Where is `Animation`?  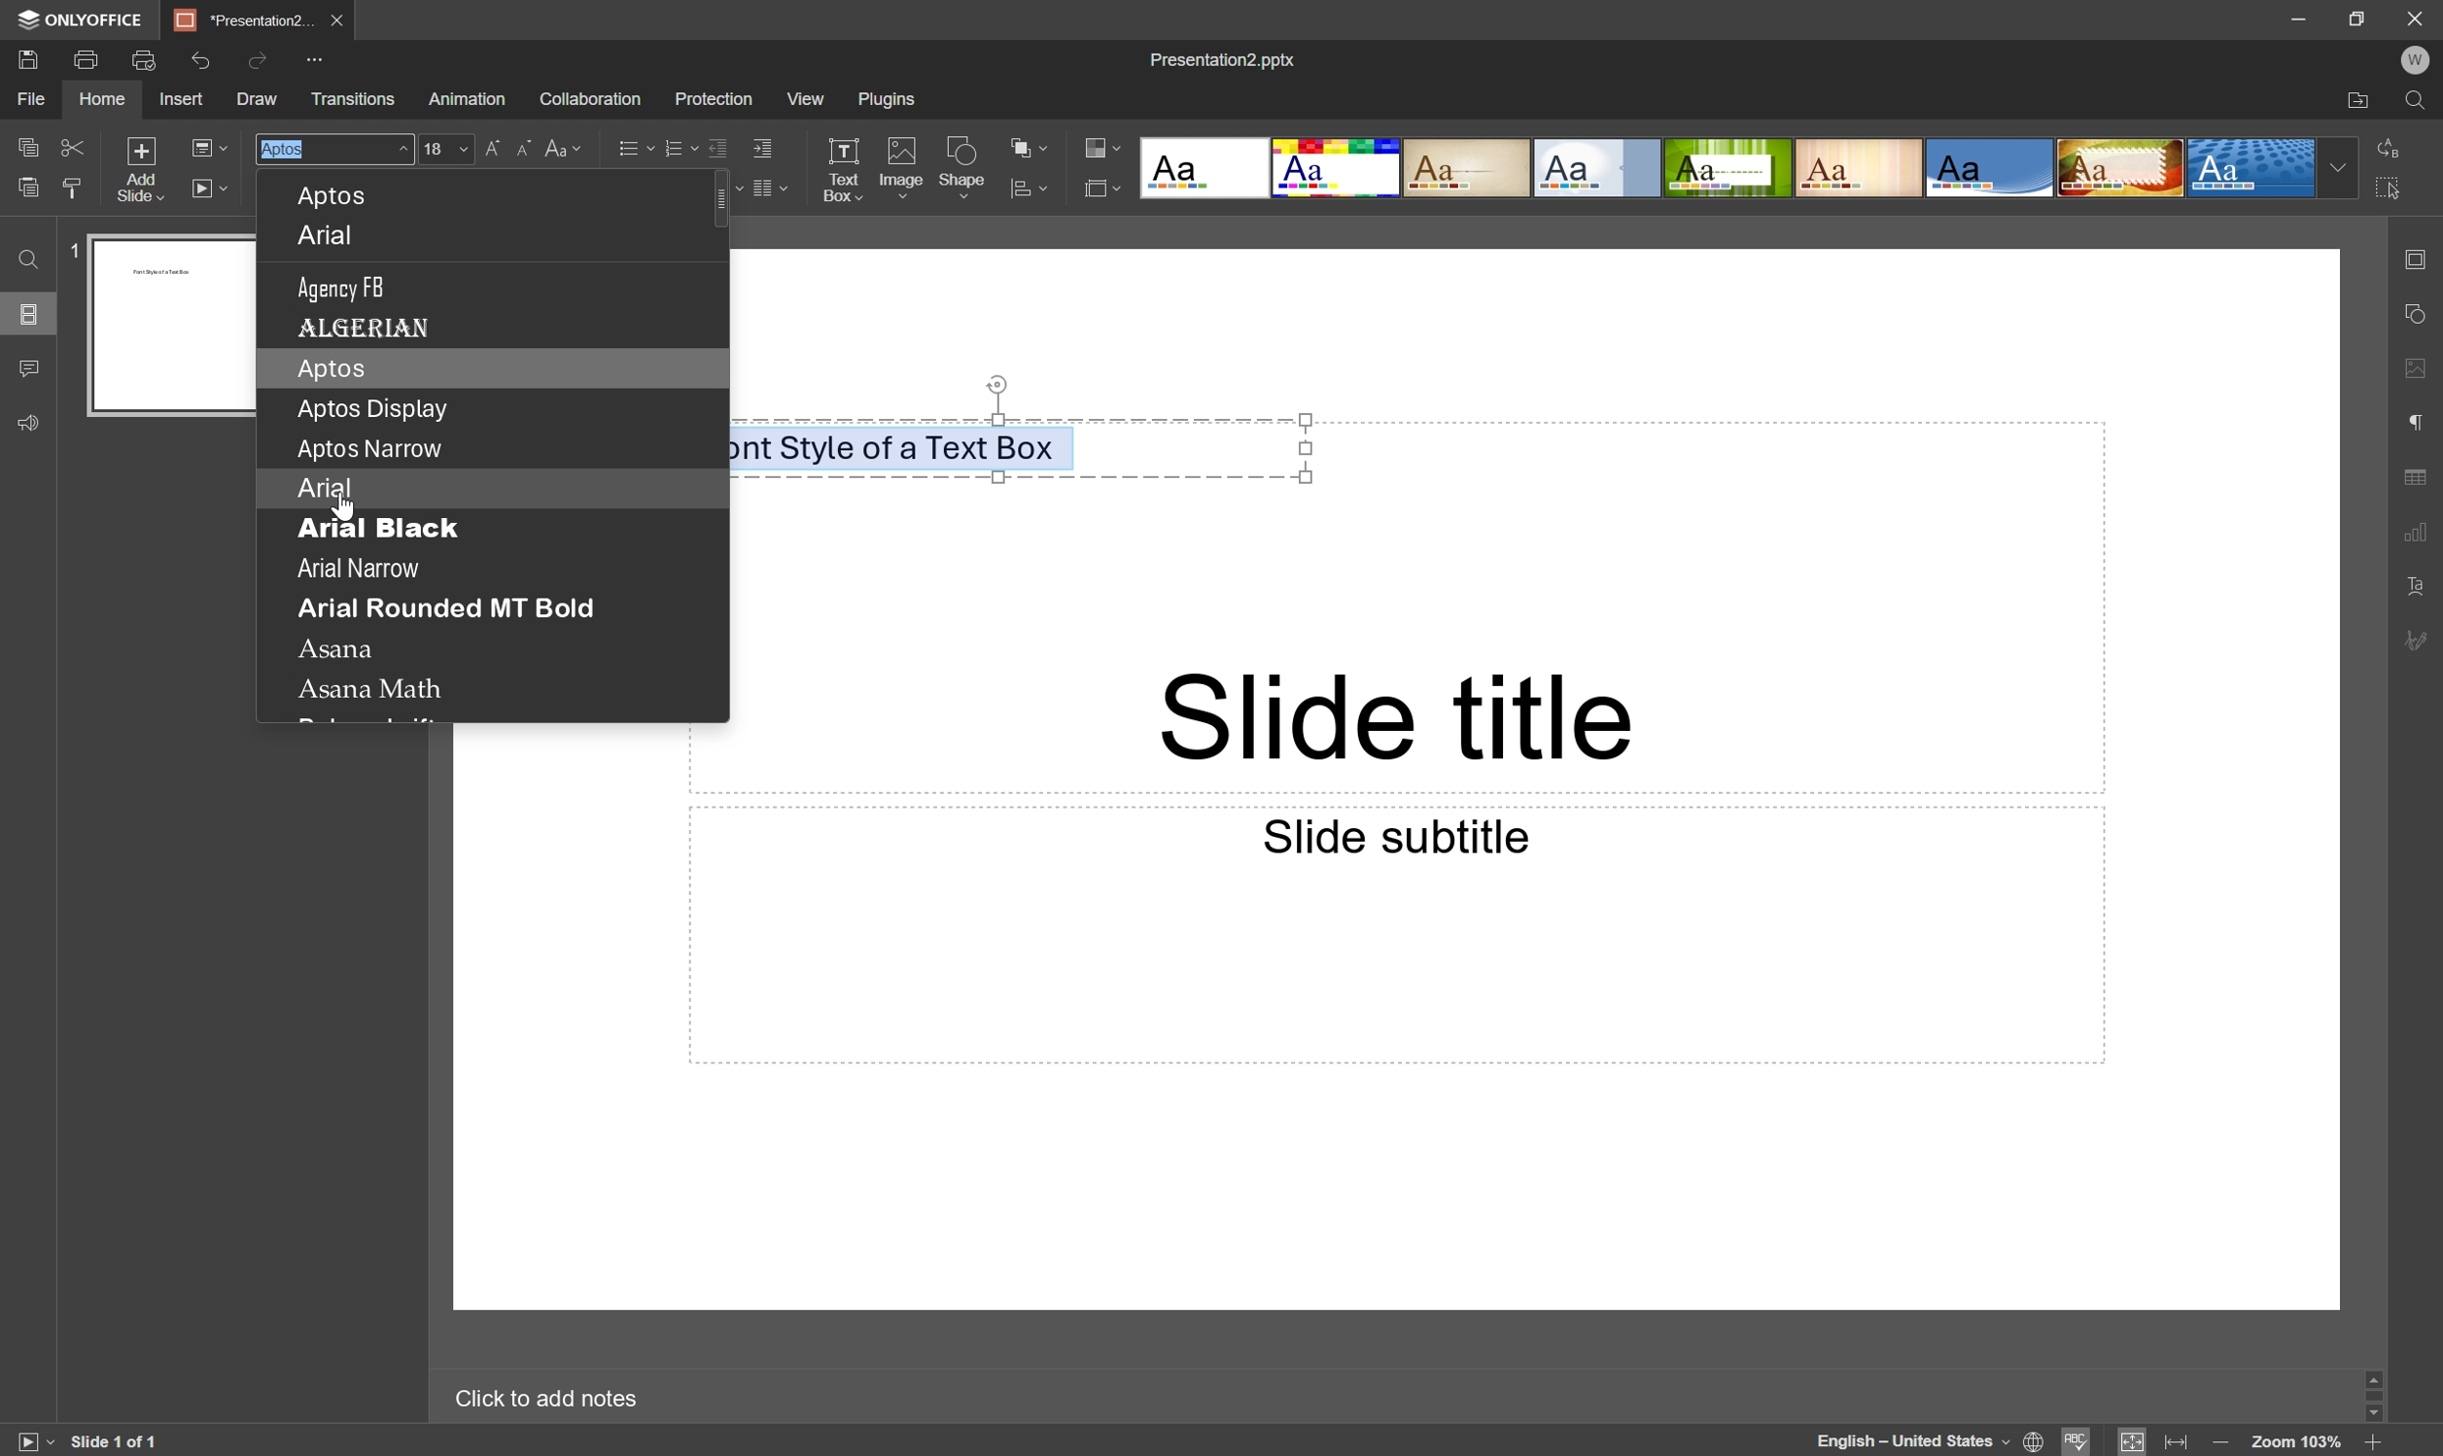
Animation is located at coordinates (467, 98).